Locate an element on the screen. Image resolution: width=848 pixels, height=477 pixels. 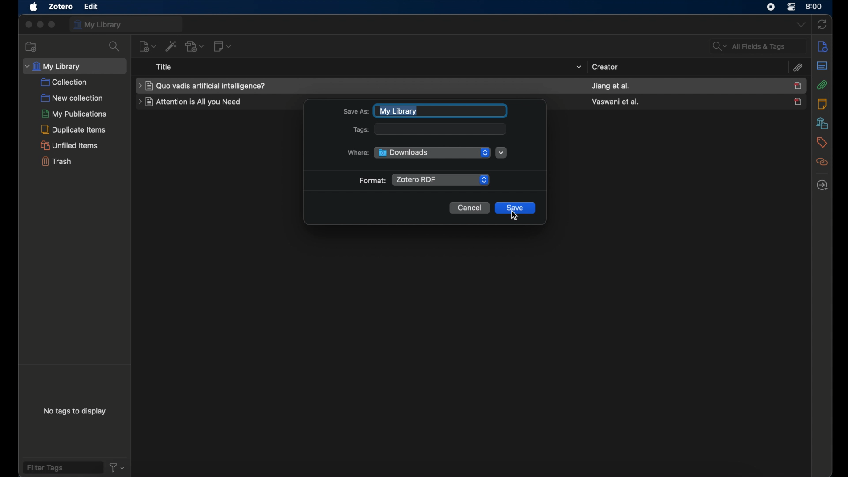
screen recorder is located at coordinates (771, 6).